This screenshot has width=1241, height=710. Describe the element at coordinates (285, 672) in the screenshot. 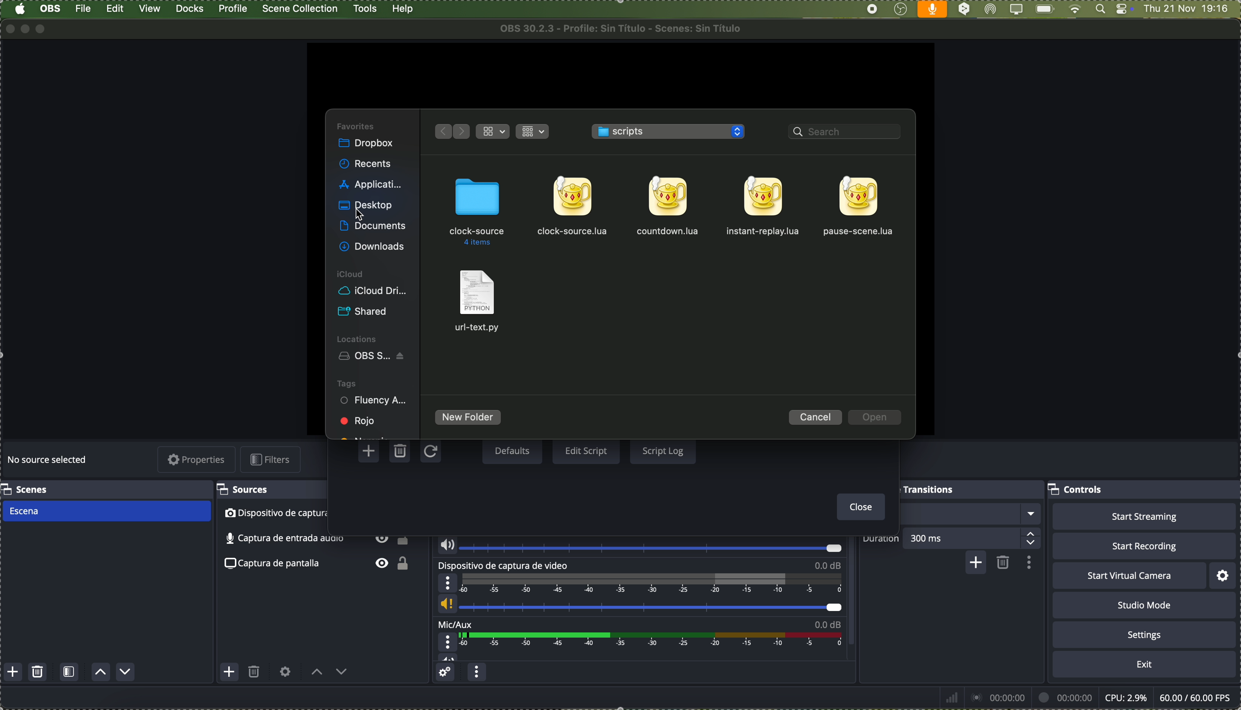

I see `open source properties` at that location.